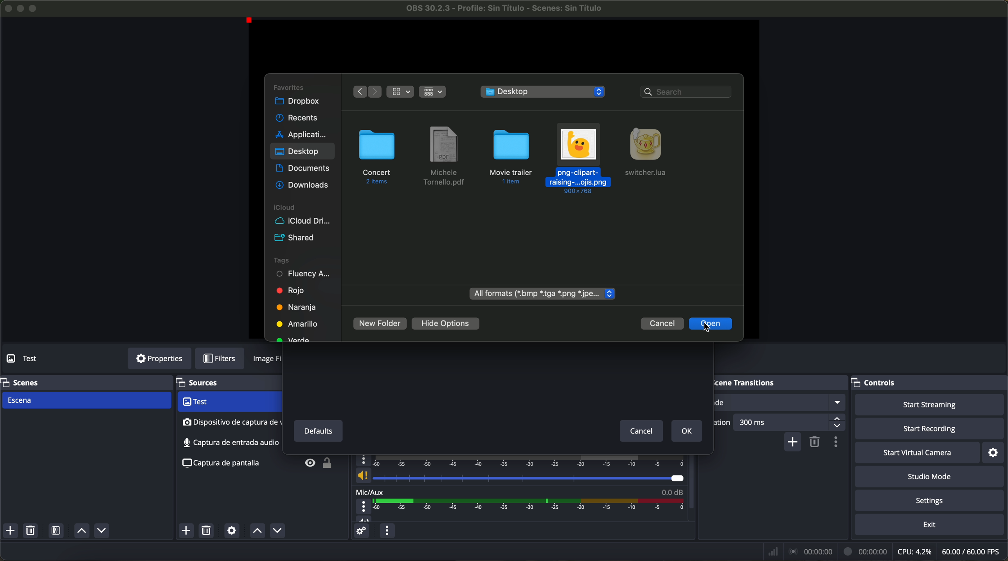 This screenshot has height=561, width=1008. What do you see at coordinates (708, 328) in the screenshot?
I see `cursor` at bounding box center [708, 328].